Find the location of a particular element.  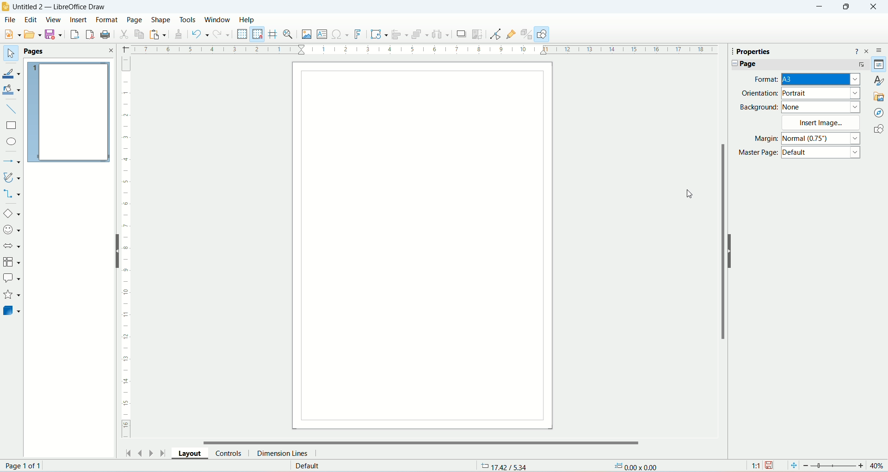

shape is located at coordinates (161, 20).